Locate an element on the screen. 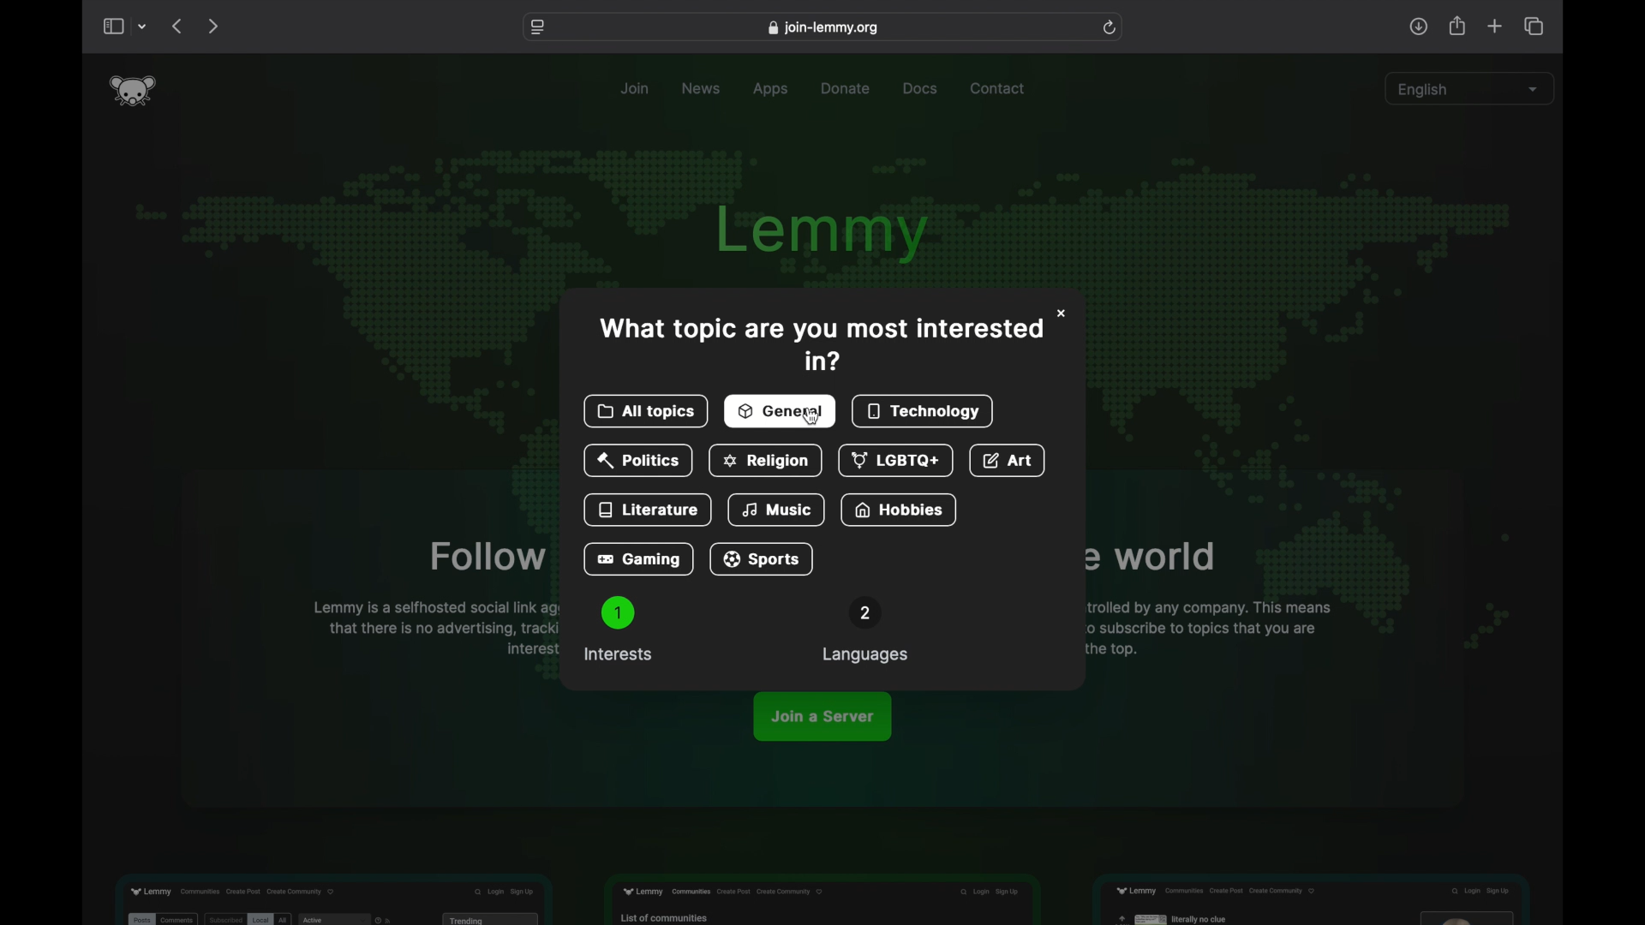  obscure text is located at coordinates (1151, 558).